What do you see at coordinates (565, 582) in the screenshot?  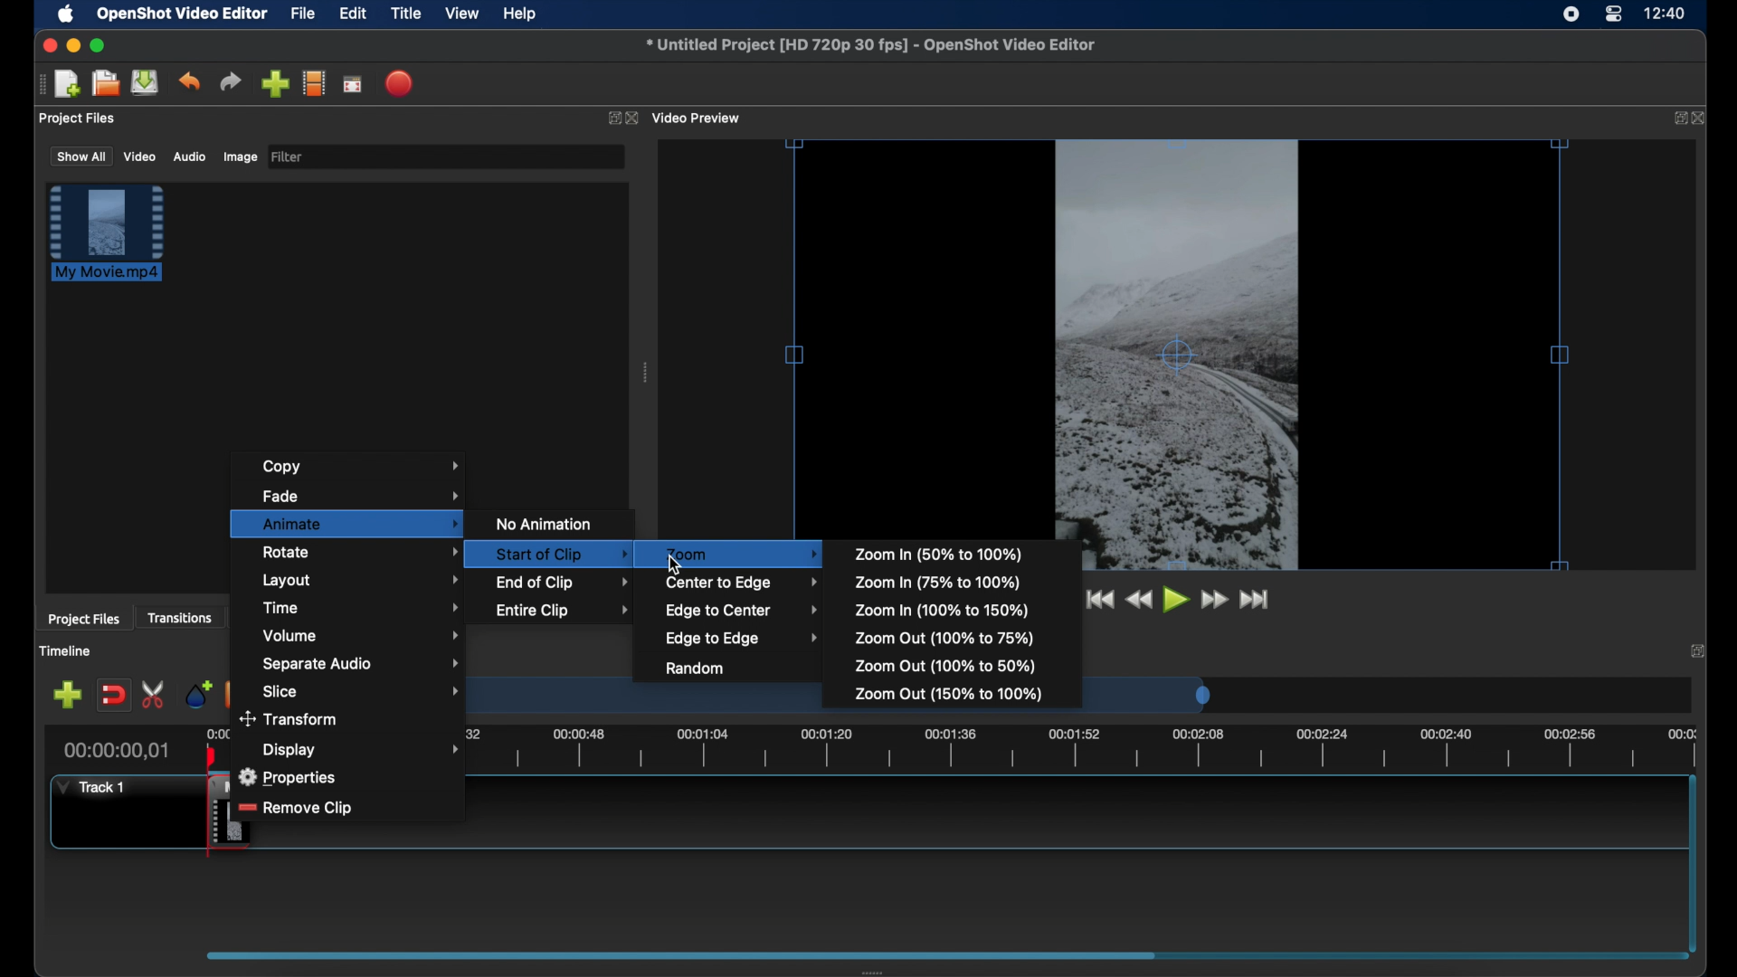 I see `end of clip menu` at bounding box center [565, 582].